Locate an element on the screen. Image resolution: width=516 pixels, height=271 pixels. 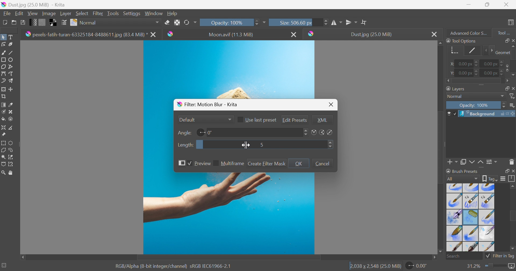
Filter: Motion Blur - Krita is located at coordinates (208, 104).